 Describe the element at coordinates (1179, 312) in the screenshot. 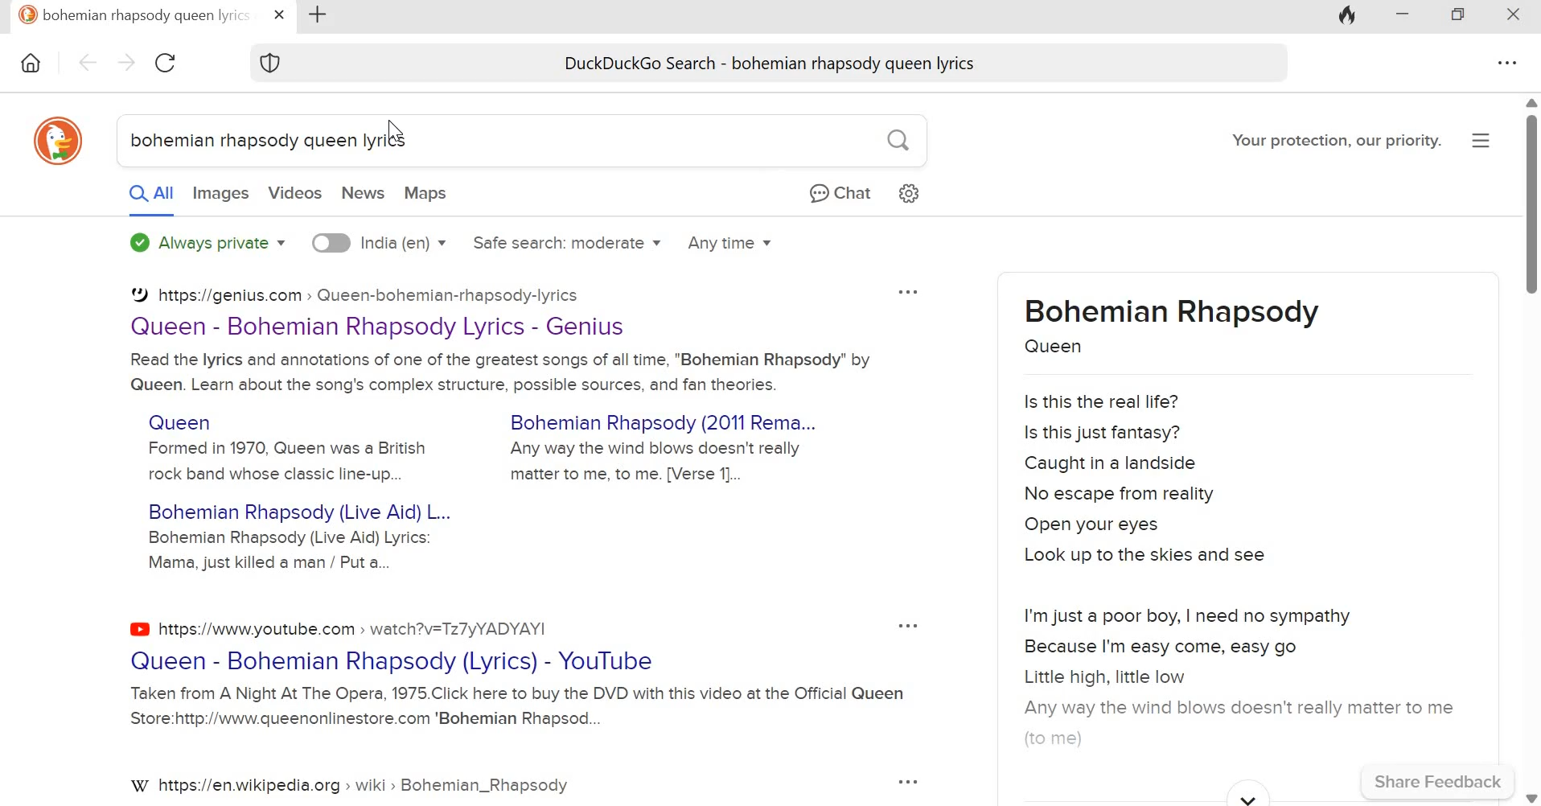

I see `Bohemian Rhapsody` at that location.